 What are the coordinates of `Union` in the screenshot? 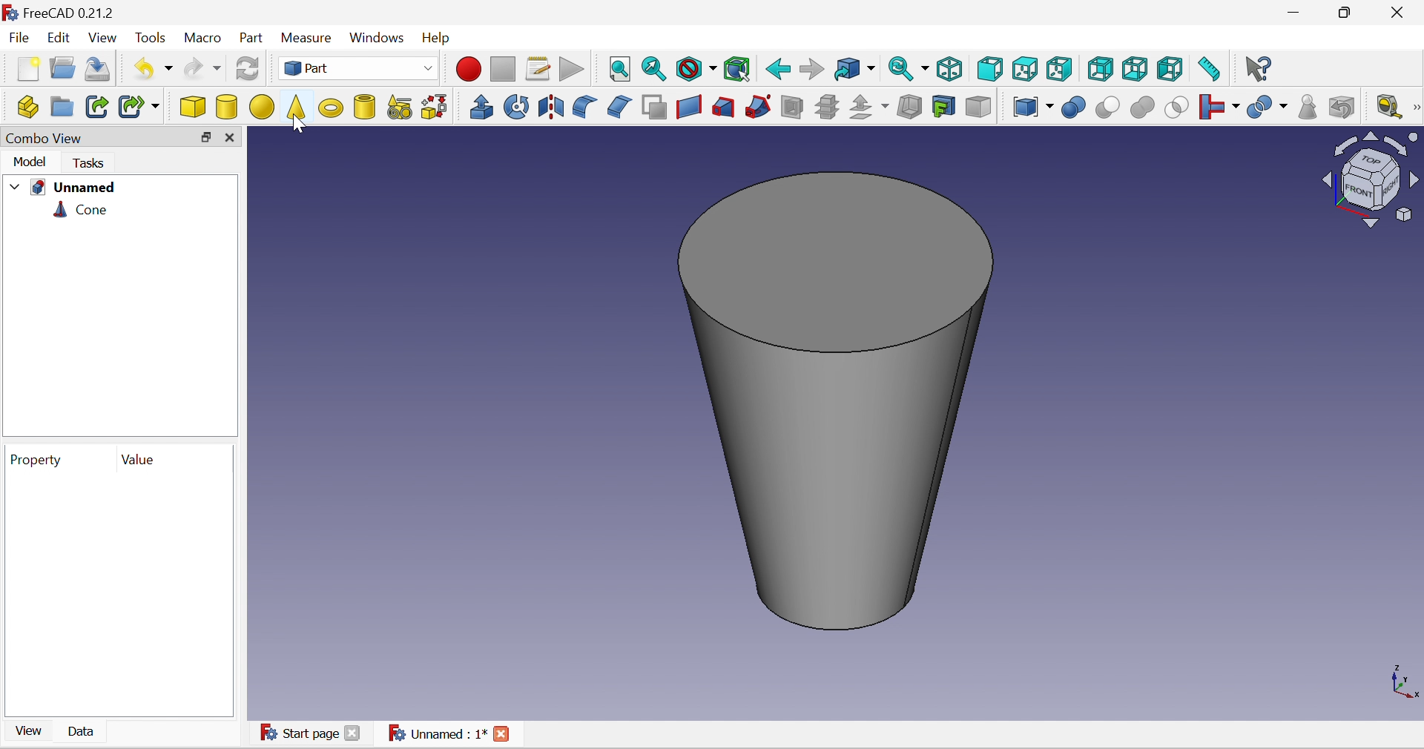 It's located at (1143, 108).